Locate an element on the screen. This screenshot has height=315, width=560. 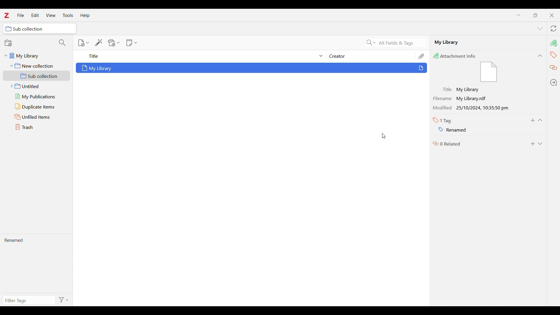
File menu is located at coordinates (20, 15).